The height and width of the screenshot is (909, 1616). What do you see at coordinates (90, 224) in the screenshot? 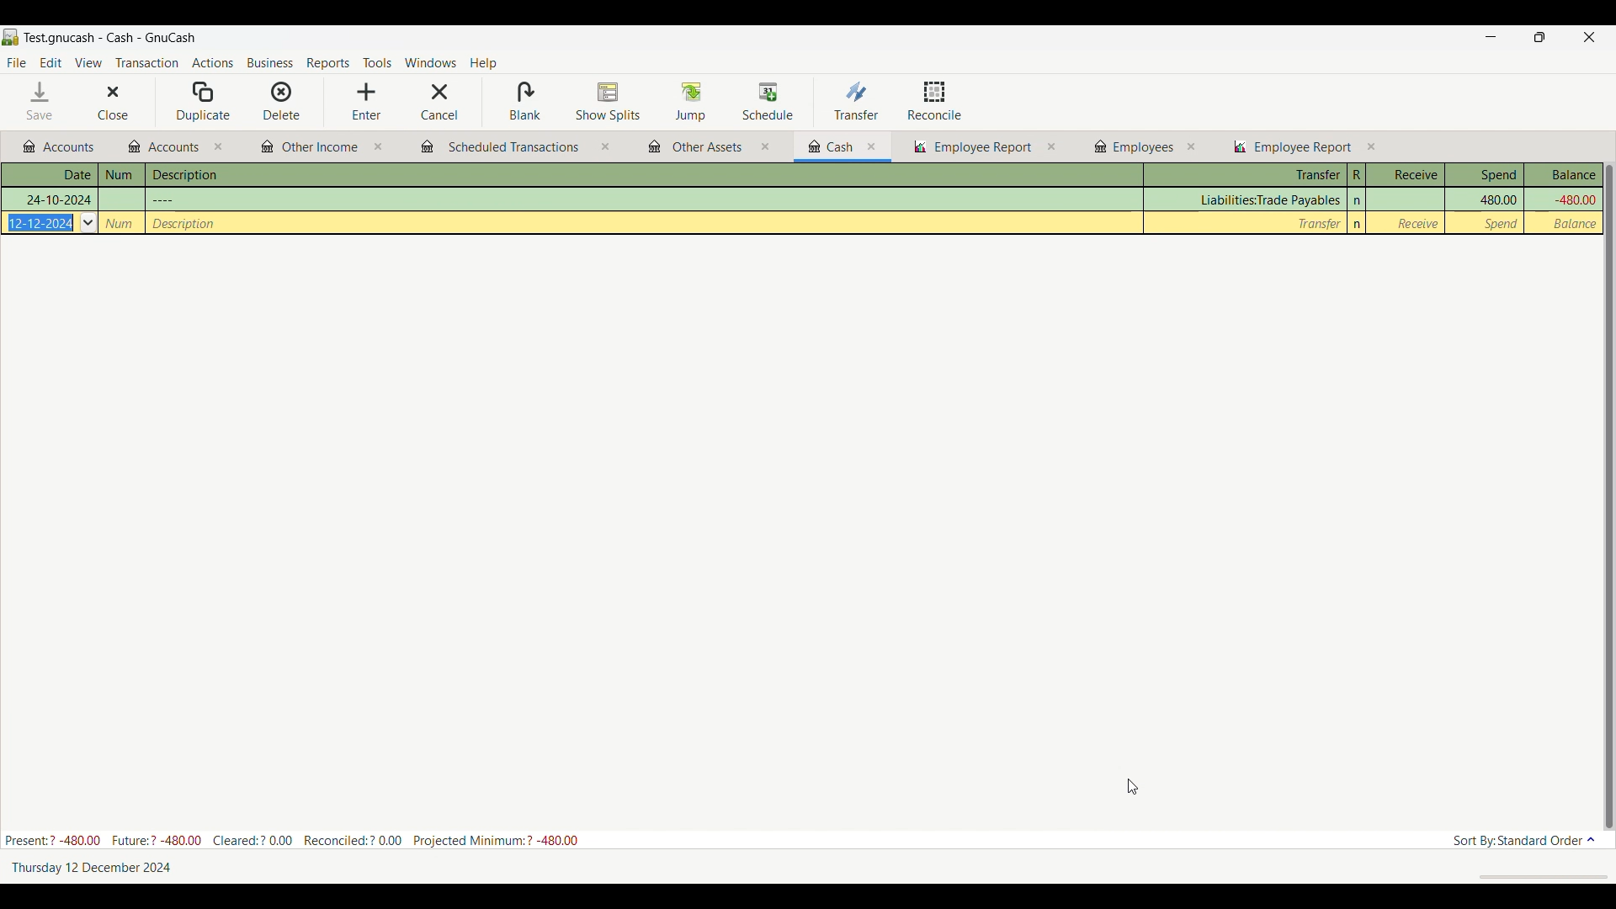
I see `` at bounding box center [90, 224].